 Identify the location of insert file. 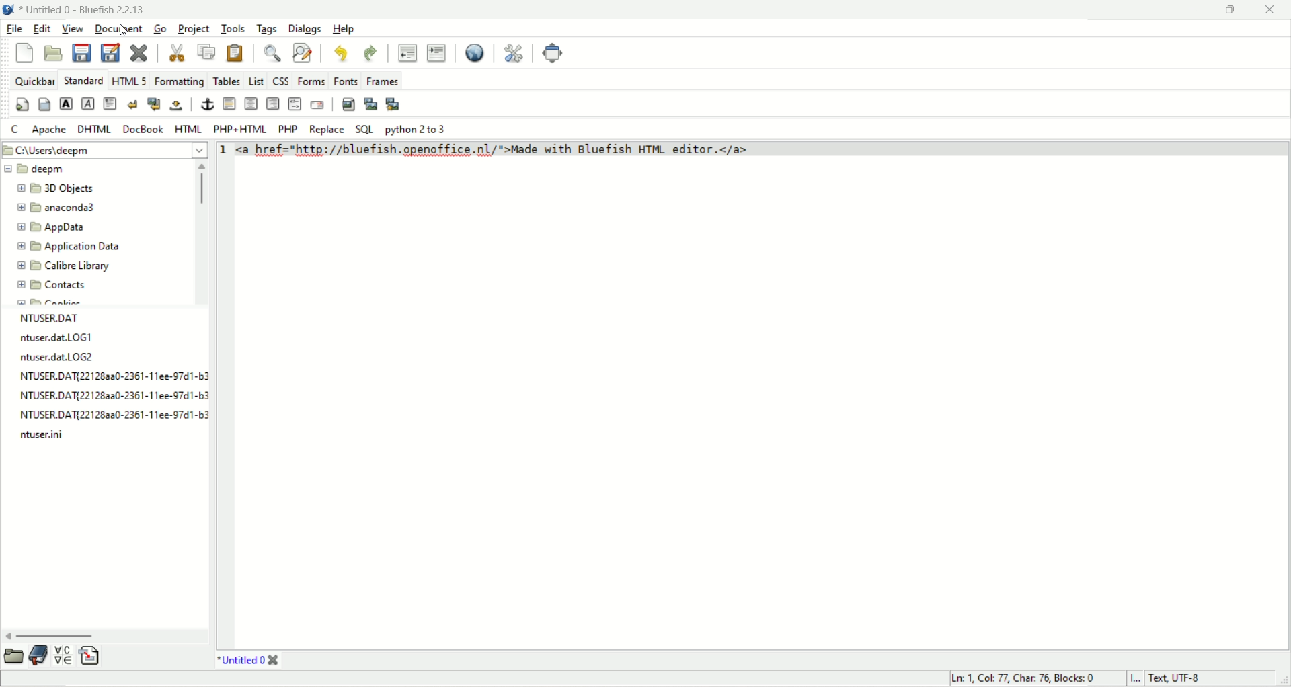
(88, 655).